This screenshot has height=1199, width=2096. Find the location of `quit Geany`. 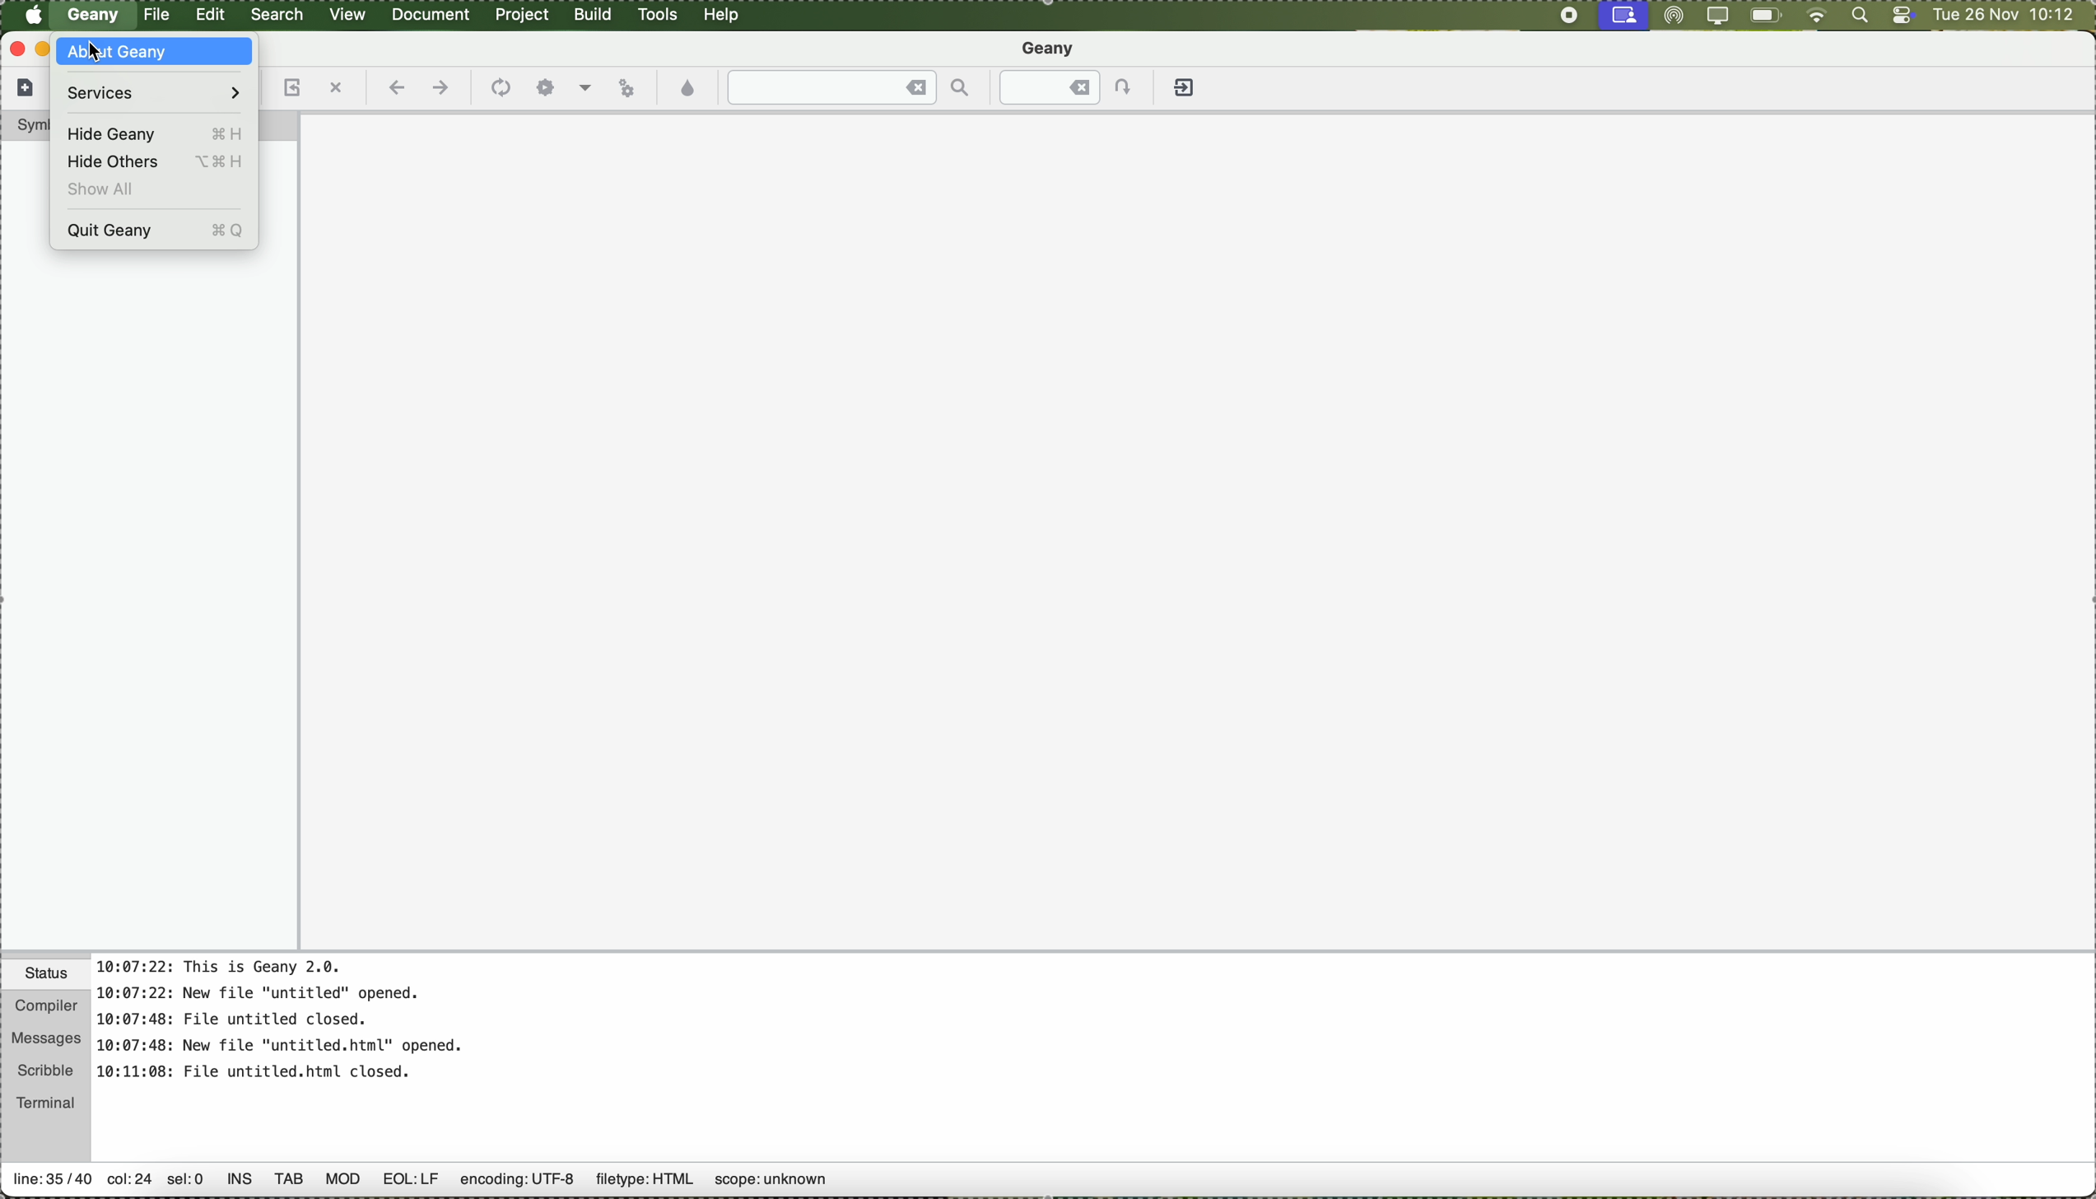

quit Geany is located at coordinates (157, 231).